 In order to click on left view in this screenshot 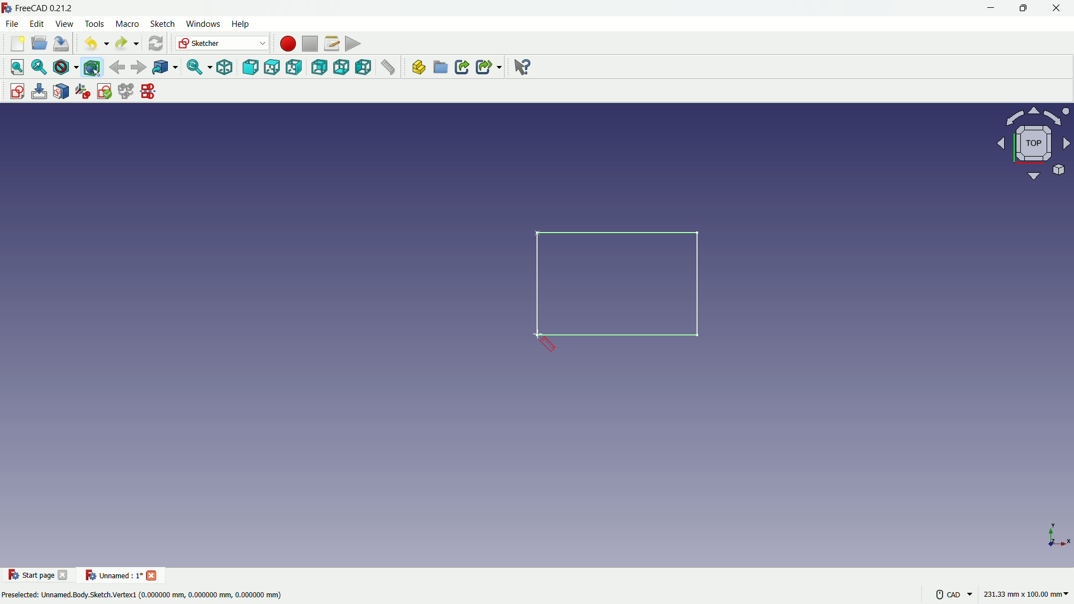, I will do `click(365, 68)`.